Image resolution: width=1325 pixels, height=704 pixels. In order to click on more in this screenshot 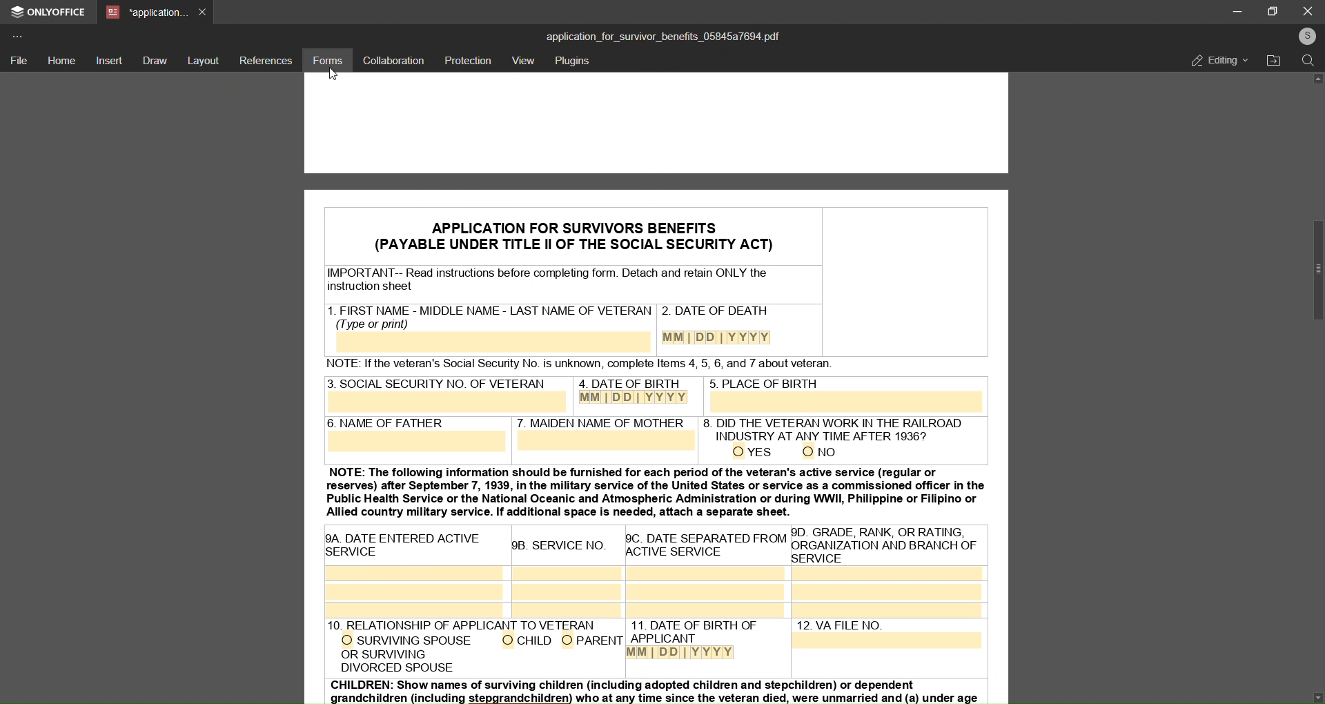, I will do `click(20, 35)`.